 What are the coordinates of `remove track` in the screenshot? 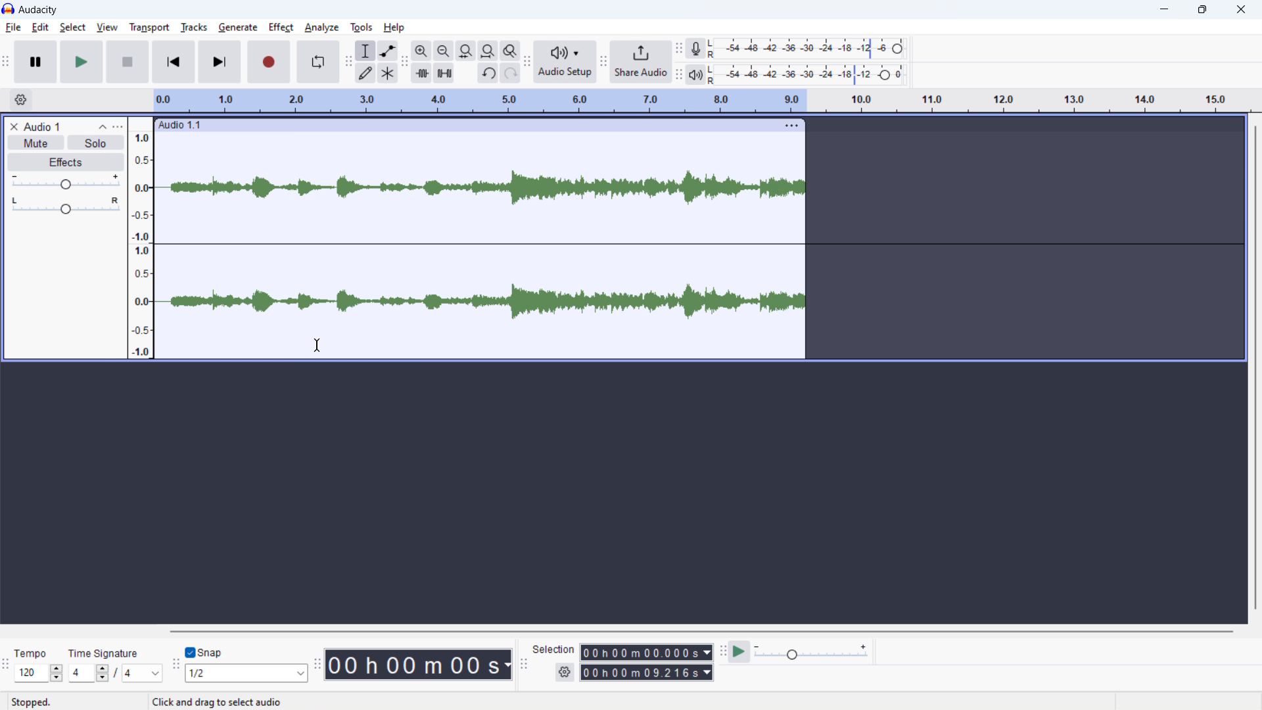 It's located at (13, 126).